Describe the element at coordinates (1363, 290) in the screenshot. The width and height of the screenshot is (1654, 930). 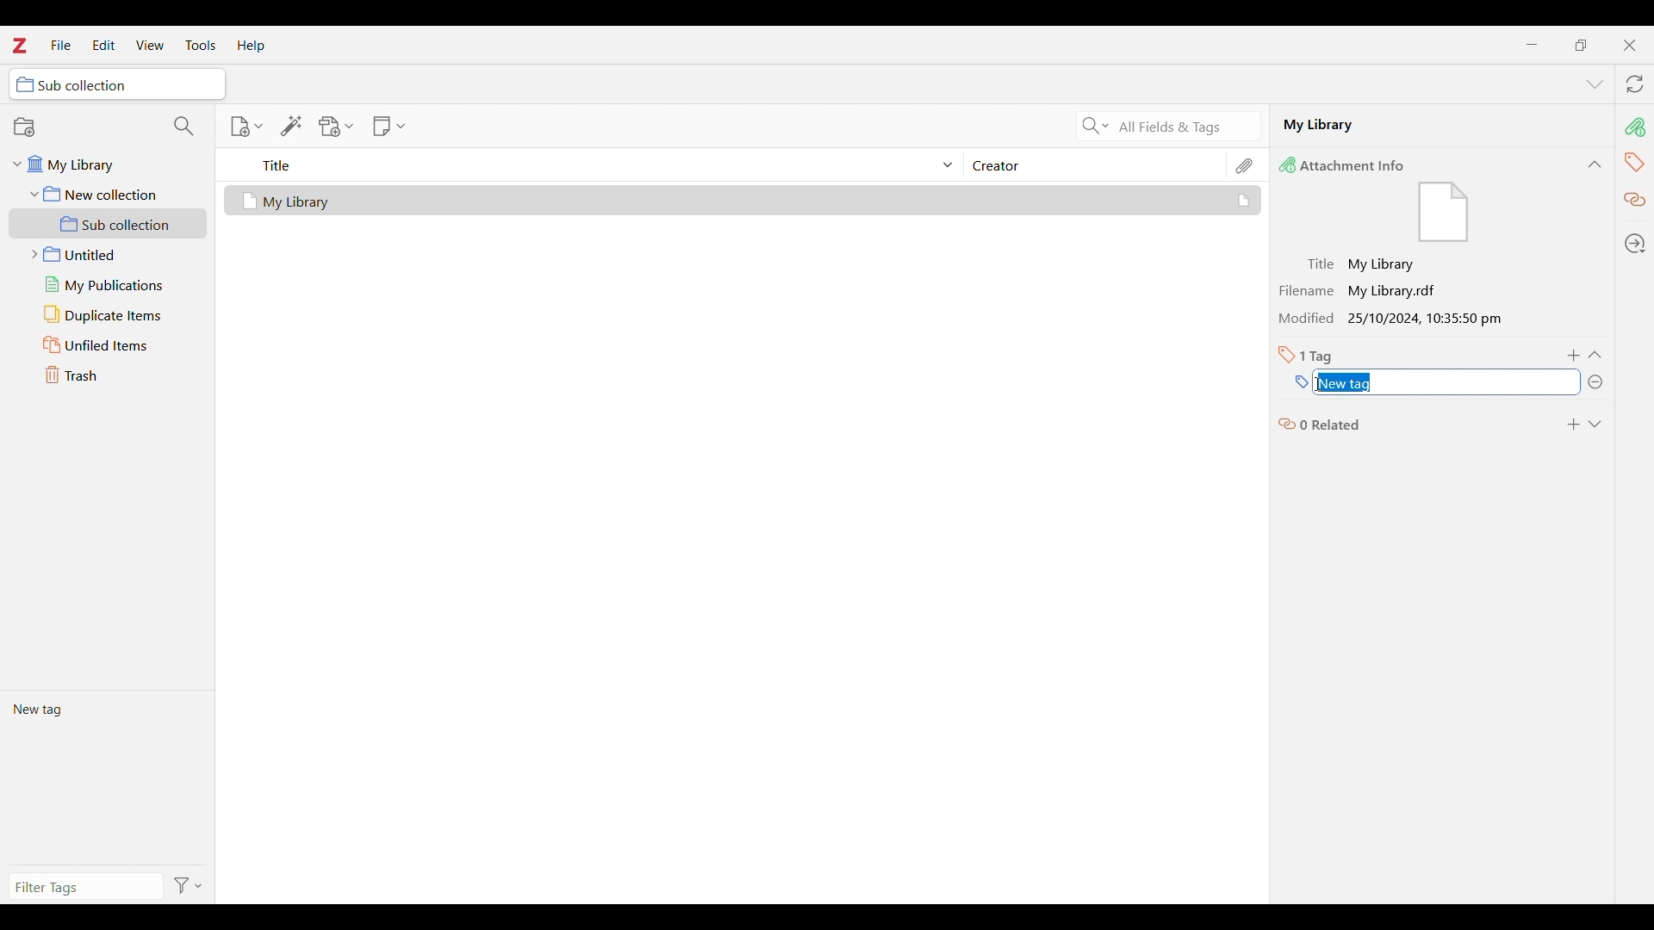
I see `Filename My Library.radt` at that location.